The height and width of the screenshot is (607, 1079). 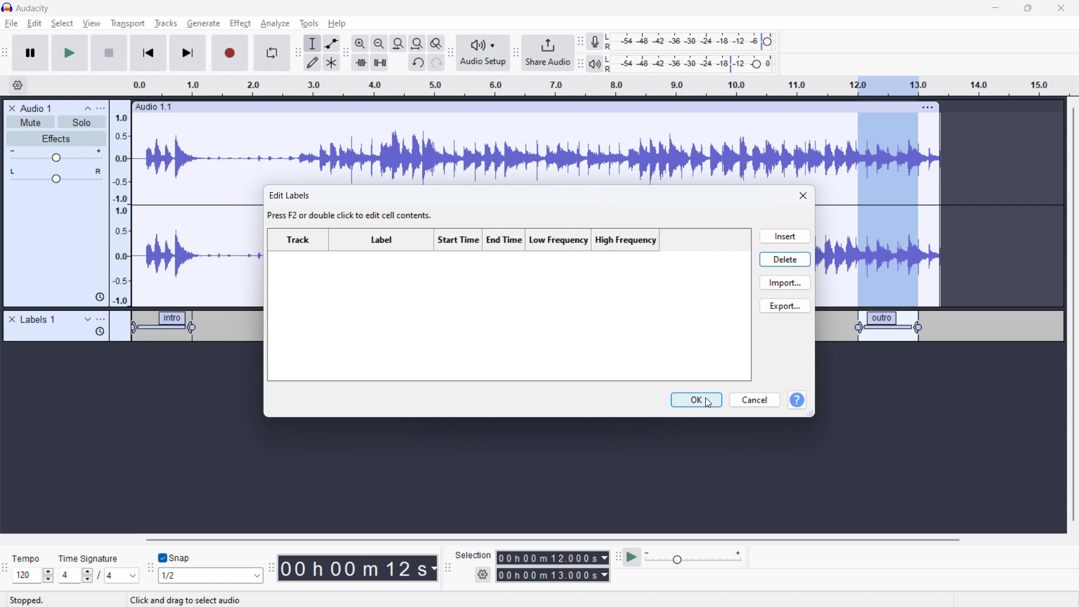 I want to click on time toolbar, so click(x=271, y=569).